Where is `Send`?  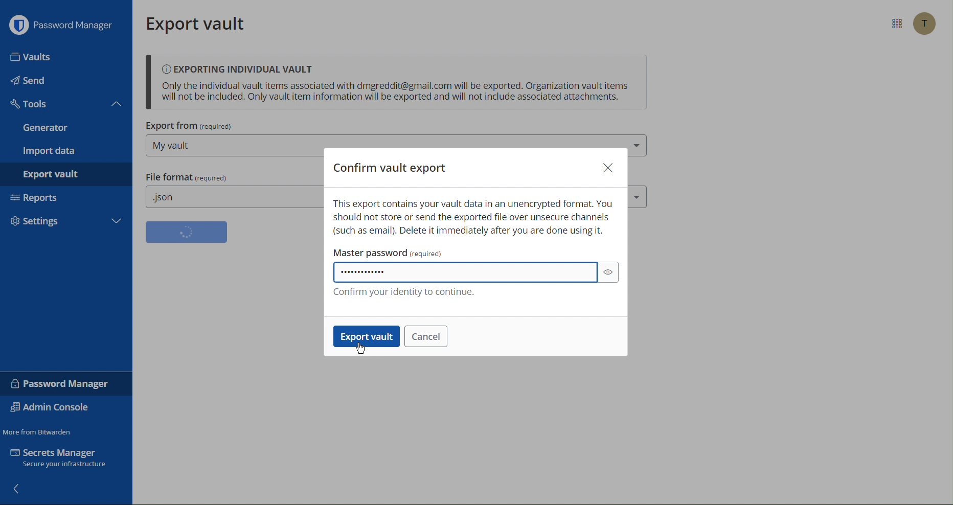 Send is located at coordinates (66, 80).